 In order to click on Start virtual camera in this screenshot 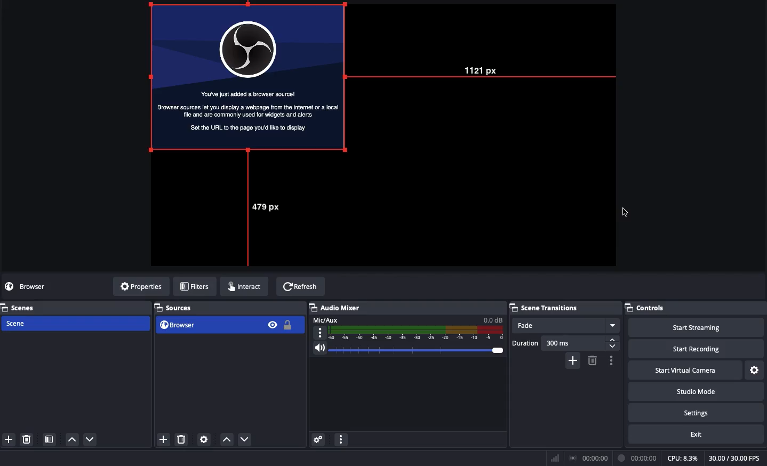, I will do `click(687, 369)`.